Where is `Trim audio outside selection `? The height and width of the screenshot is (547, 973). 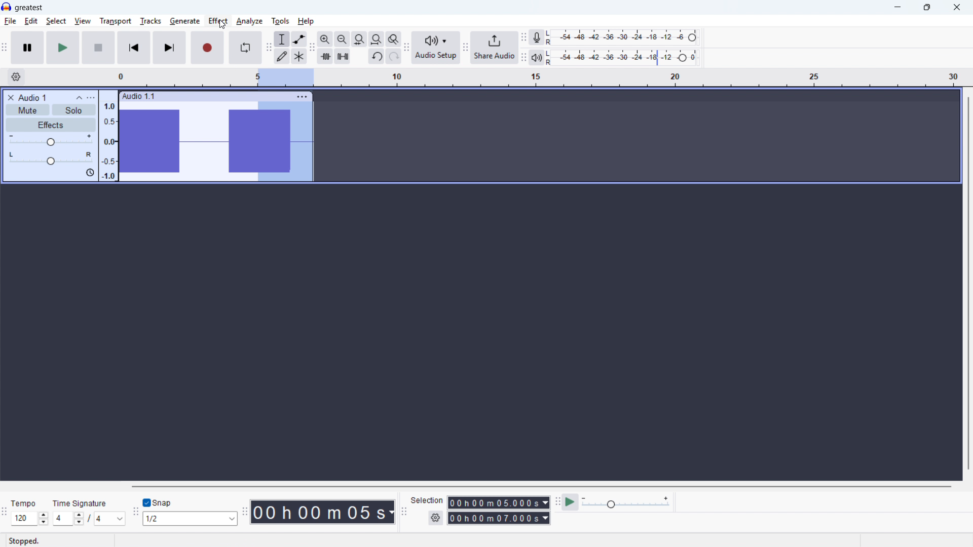 Trim audio outside selection  is located at coordinates (325, 57).